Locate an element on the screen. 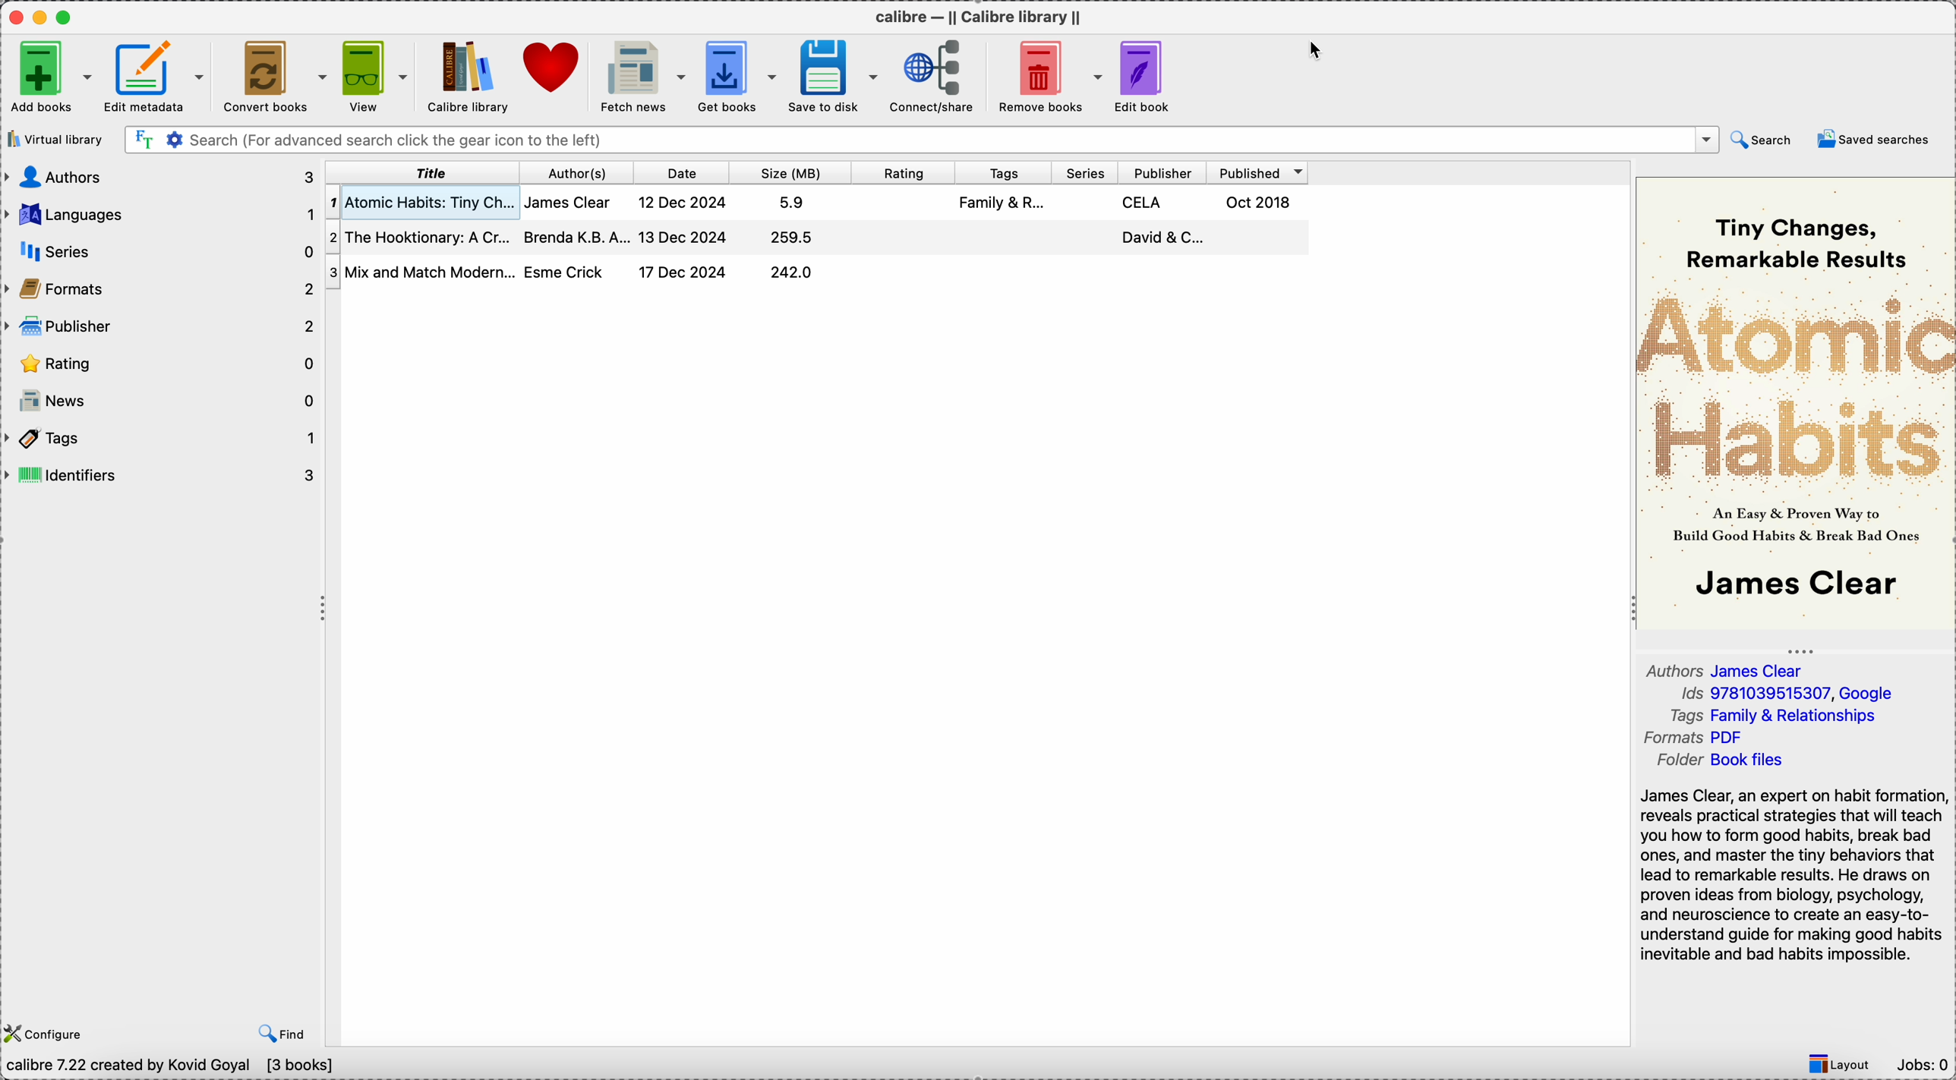 The width and height of the screenshot is (1956, 1080). 17 Dec 2024 is located at coordinates (684, 272).